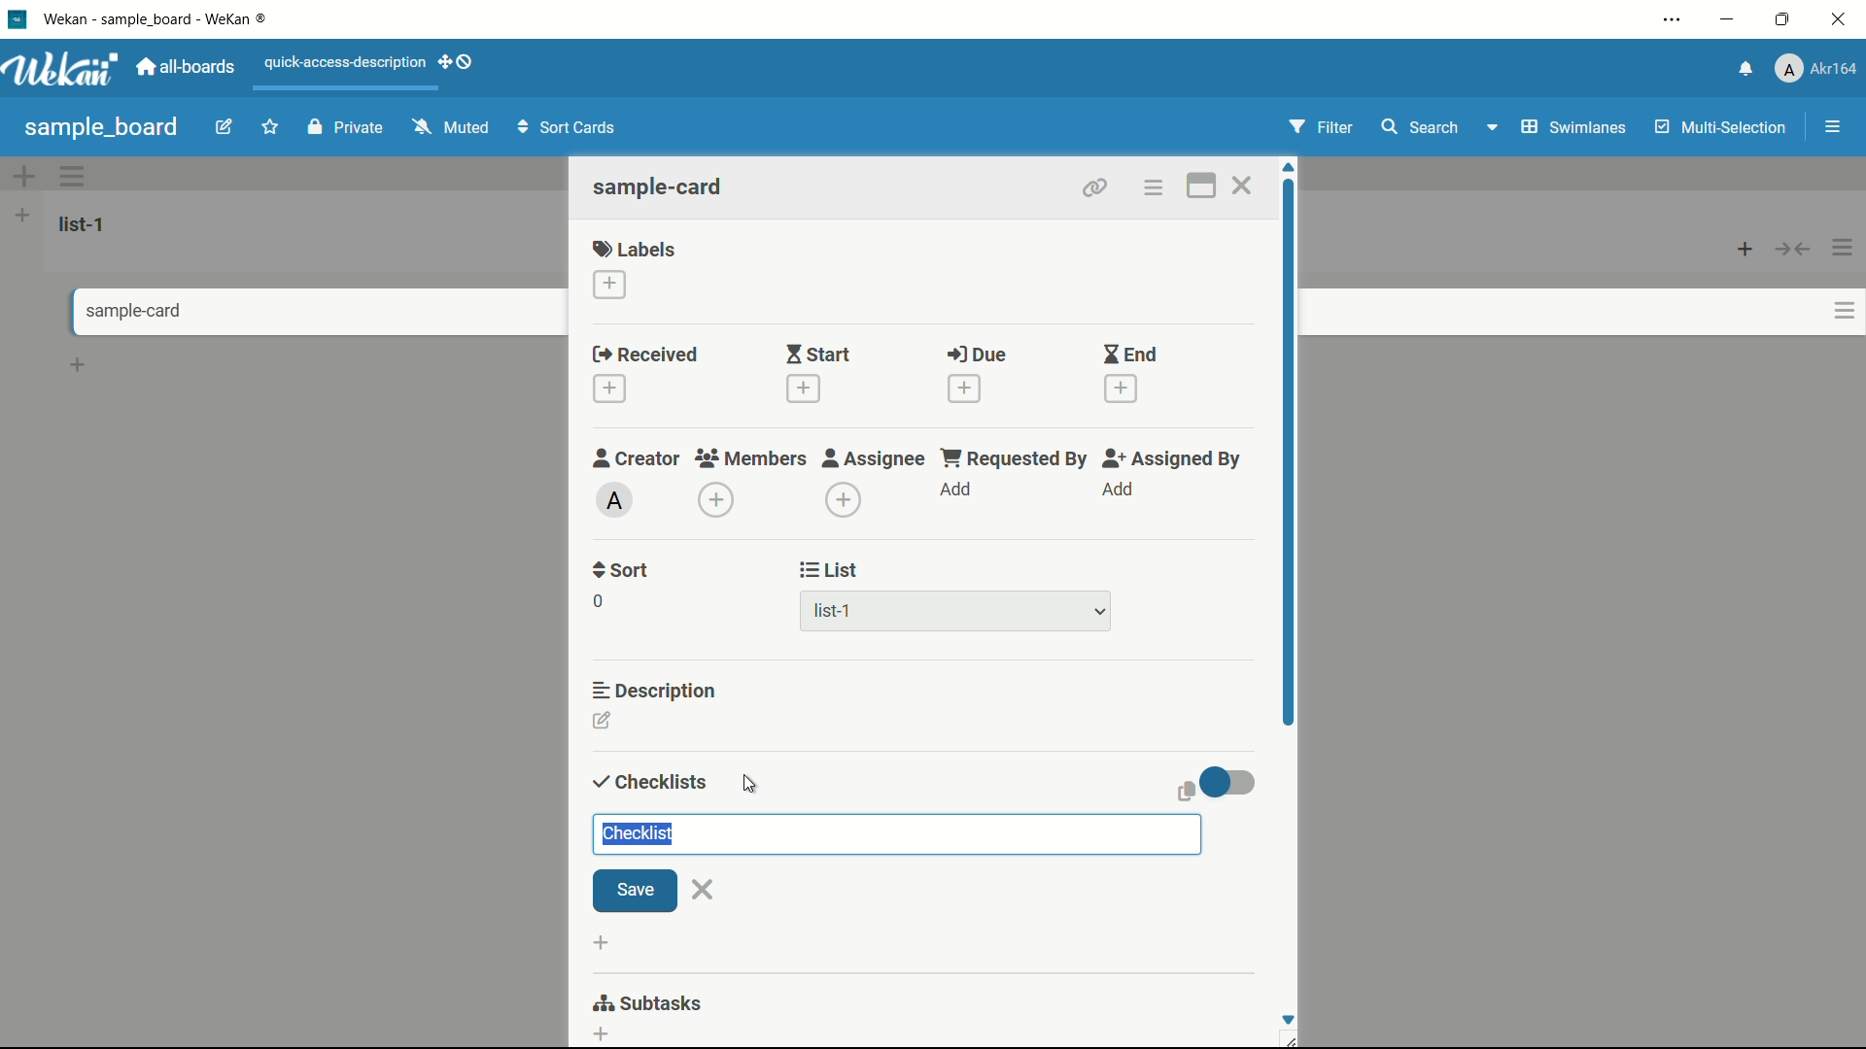  Describe the element at coordinates (86, 223) in the screenshot. I see `list-1` at that location.